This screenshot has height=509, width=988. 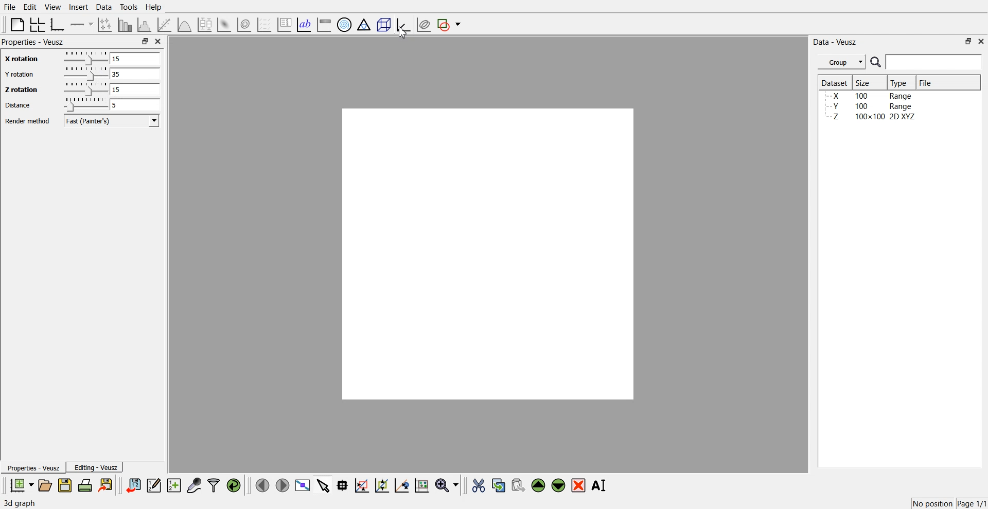 I want to click on Dropdown, so click(x=154, y=120).